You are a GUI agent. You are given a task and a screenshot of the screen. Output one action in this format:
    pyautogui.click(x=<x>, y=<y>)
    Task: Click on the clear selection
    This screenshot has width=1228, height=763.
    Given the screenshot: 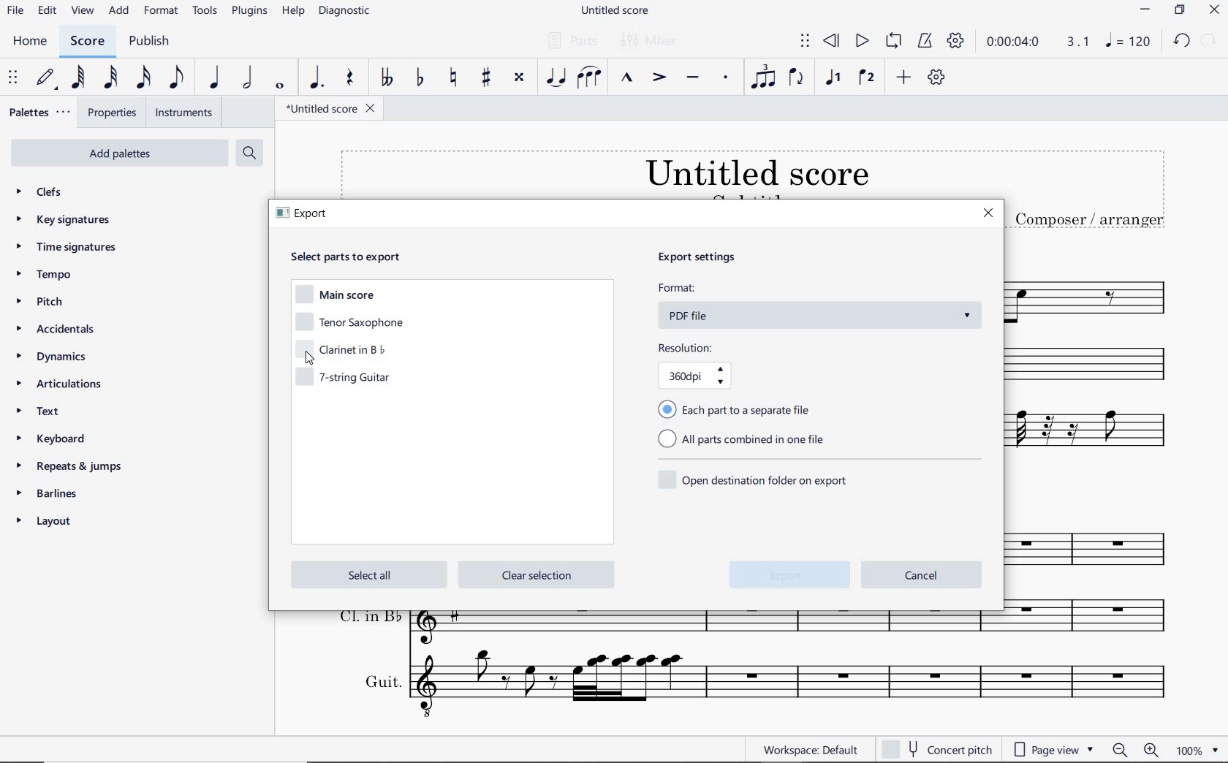 What is the action you would take?
    pyautogui.click(x=535, y=575)
    